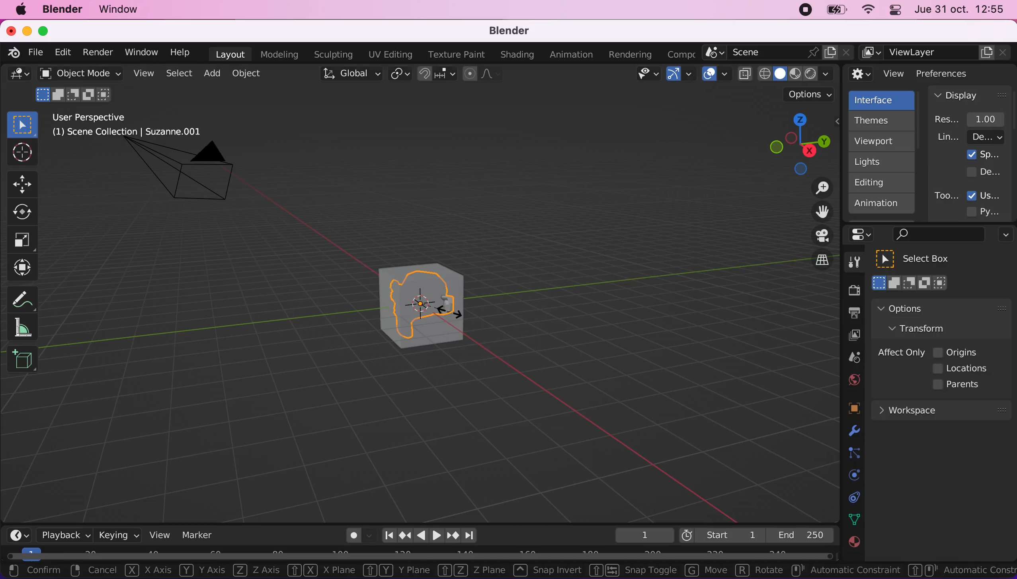  What do you see at coordinates (956, 351) in the screenshot?
I see `origins` at bounding box center [956, 351].